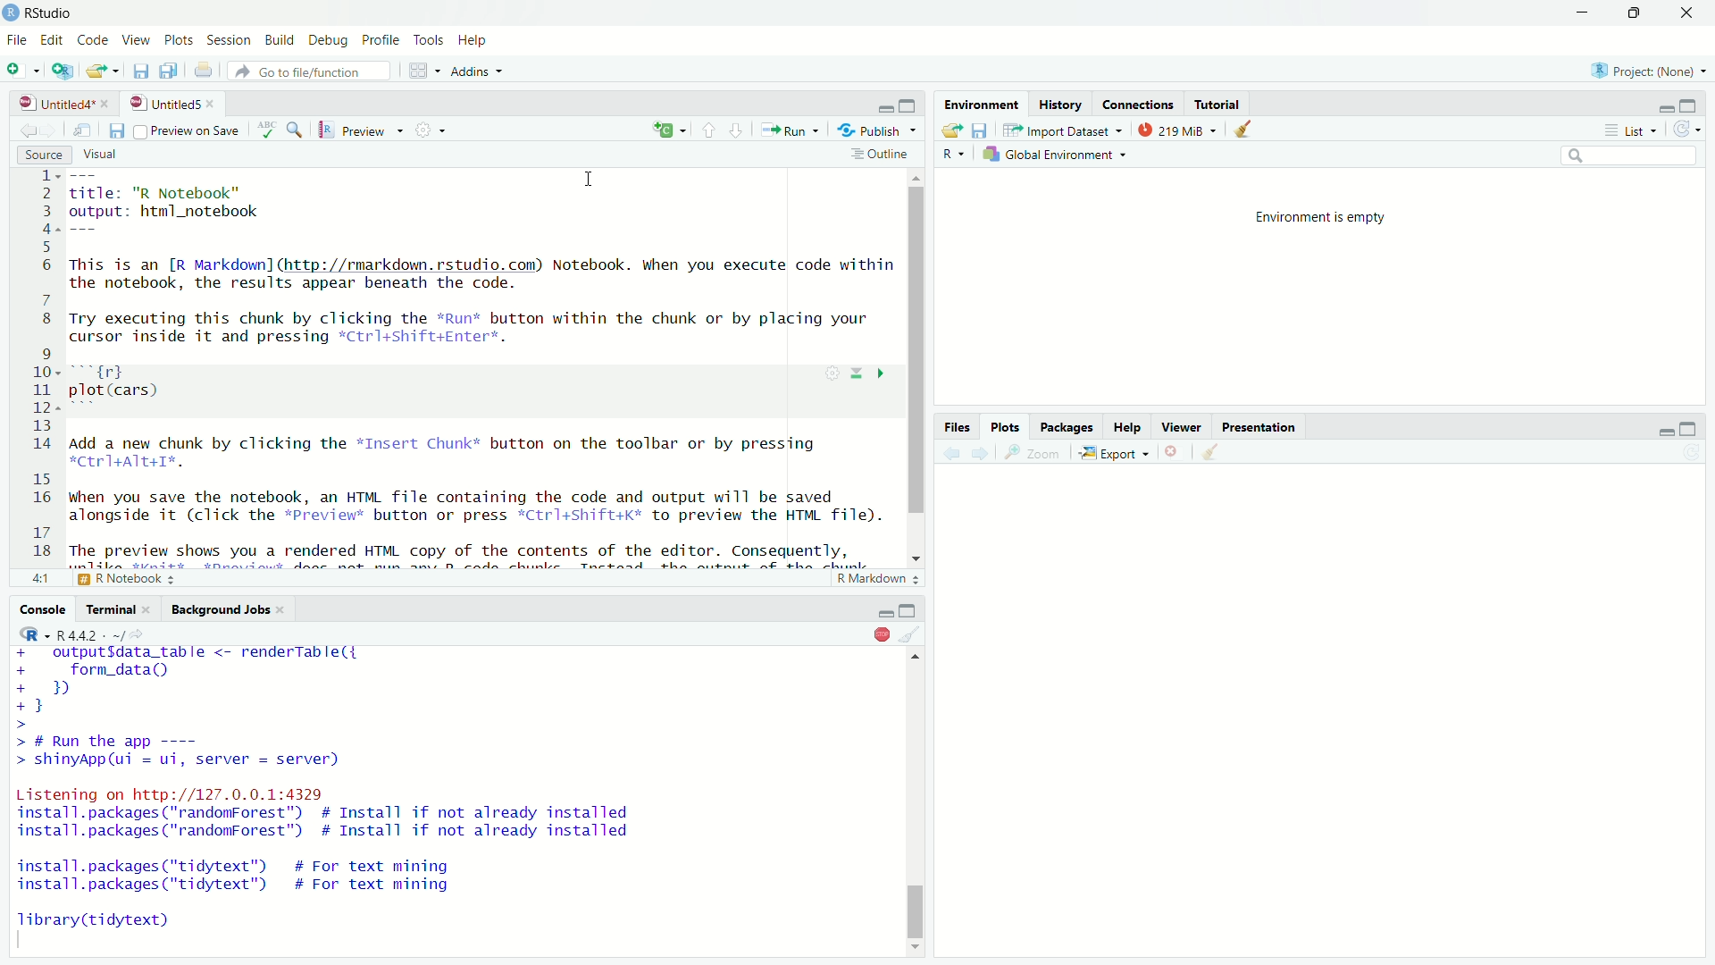  What do you see at coordinates (46, 610) in the screenshot?
I see `Console` at bounding box center [46, 610].